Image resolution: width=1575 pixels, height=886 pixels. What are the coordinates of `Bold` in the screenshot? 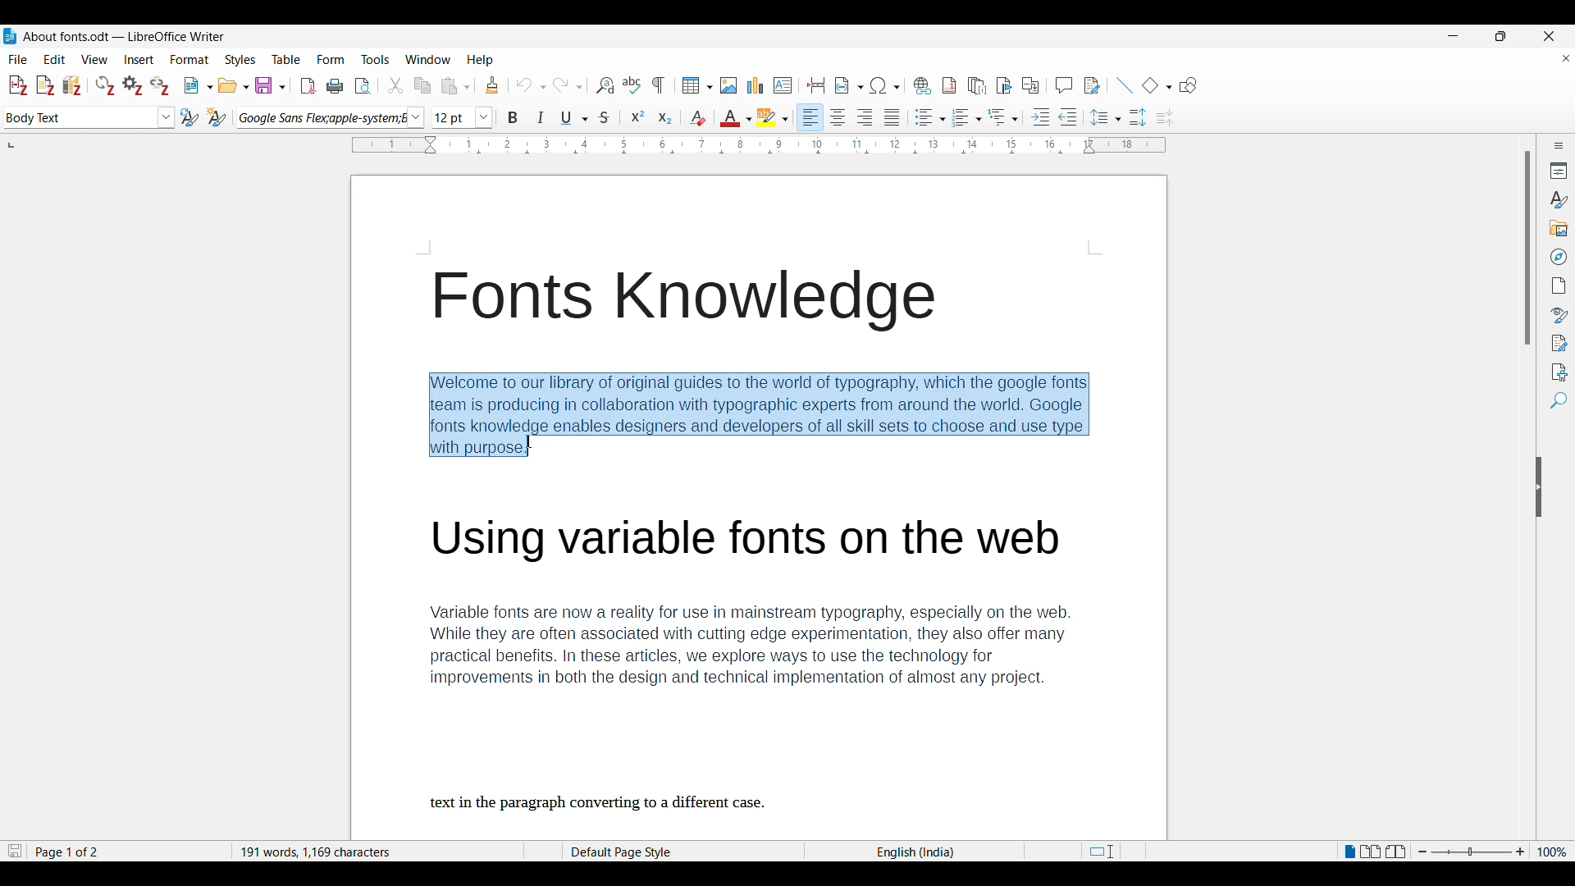 It's located at (513, 117).